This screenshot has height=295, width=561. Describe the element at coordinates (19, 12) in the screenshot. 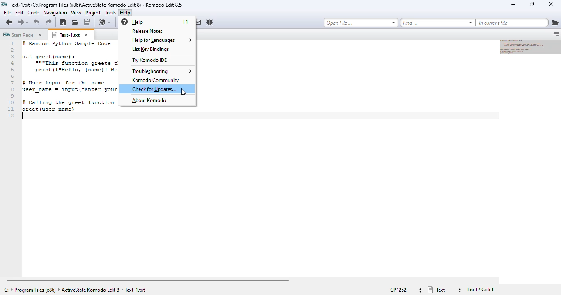

I see `edit` at that location.